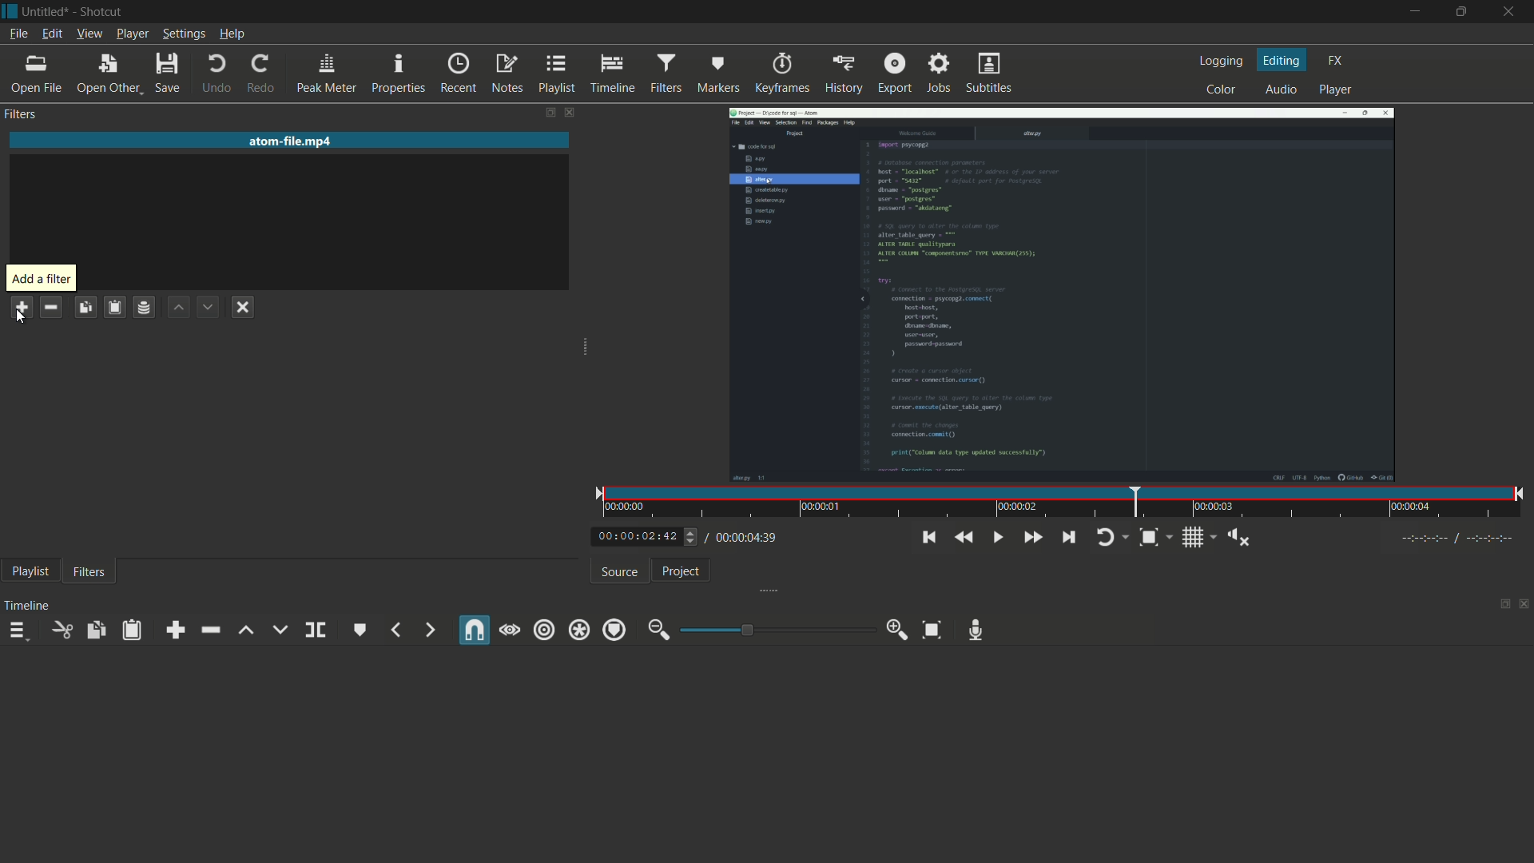  What do you see at coordinates (21, 34) in the screenshot?
I see `file menu` at bounding box center [21, 34].